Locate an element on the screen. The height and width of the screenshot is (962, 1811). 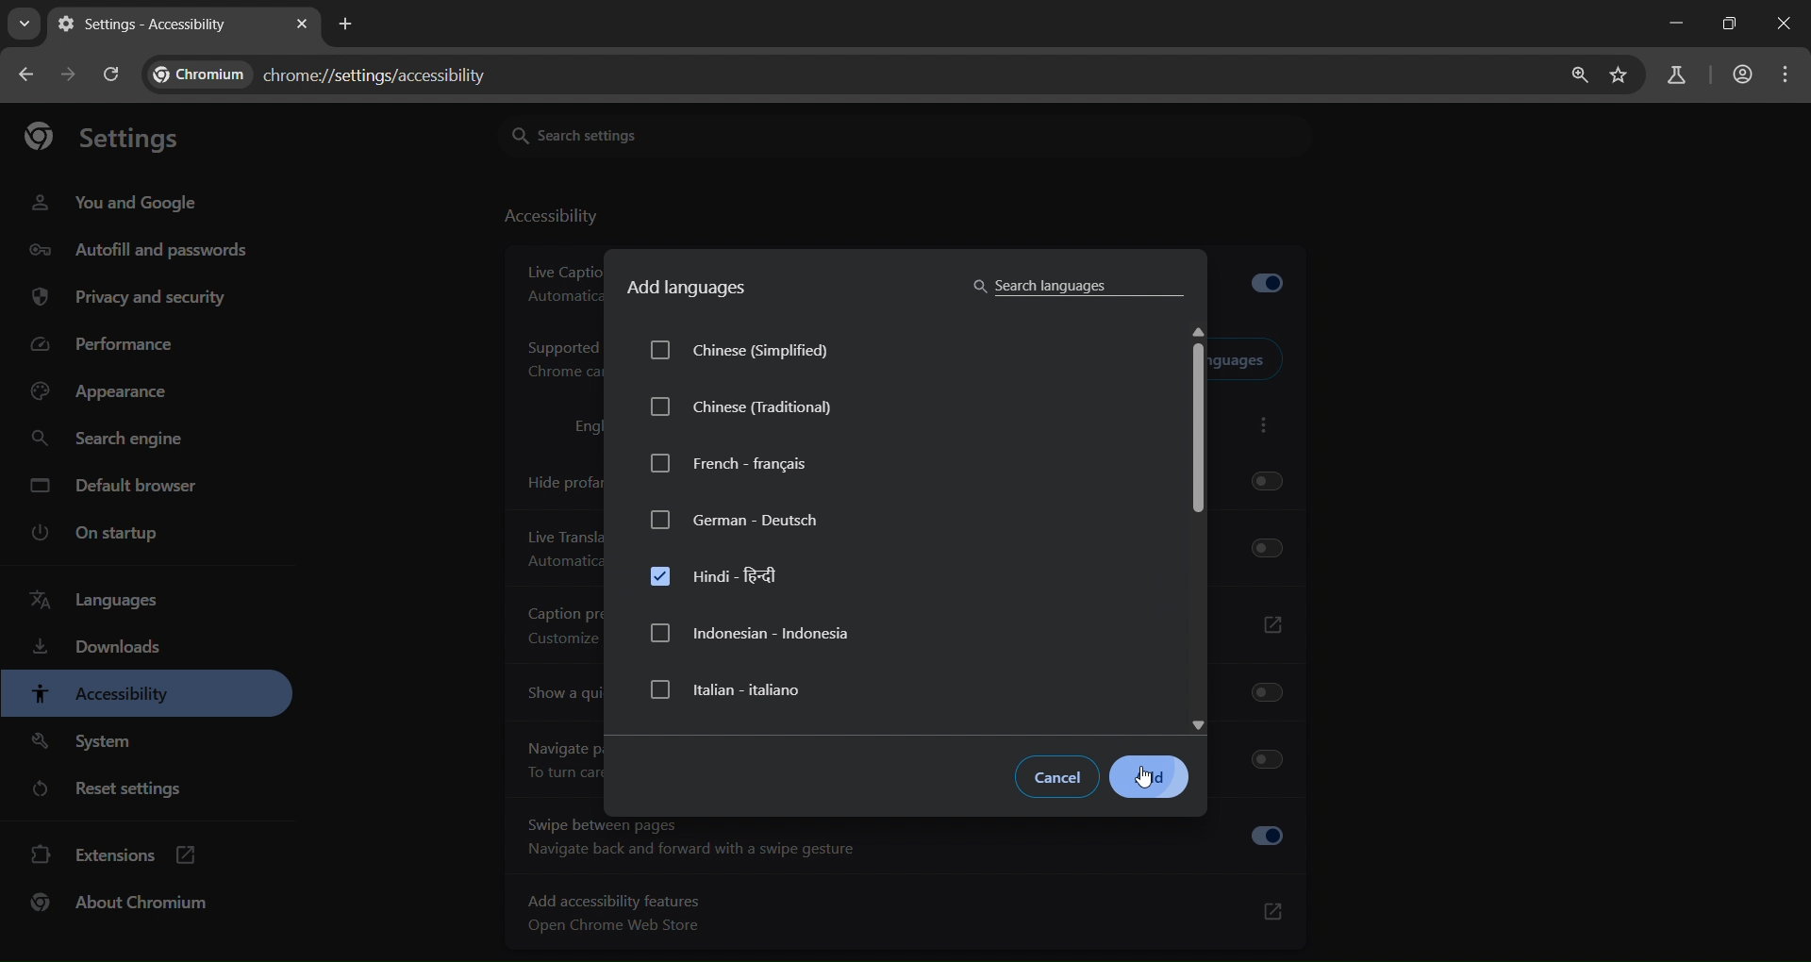
cursor is located at coordinates (1149, 778).